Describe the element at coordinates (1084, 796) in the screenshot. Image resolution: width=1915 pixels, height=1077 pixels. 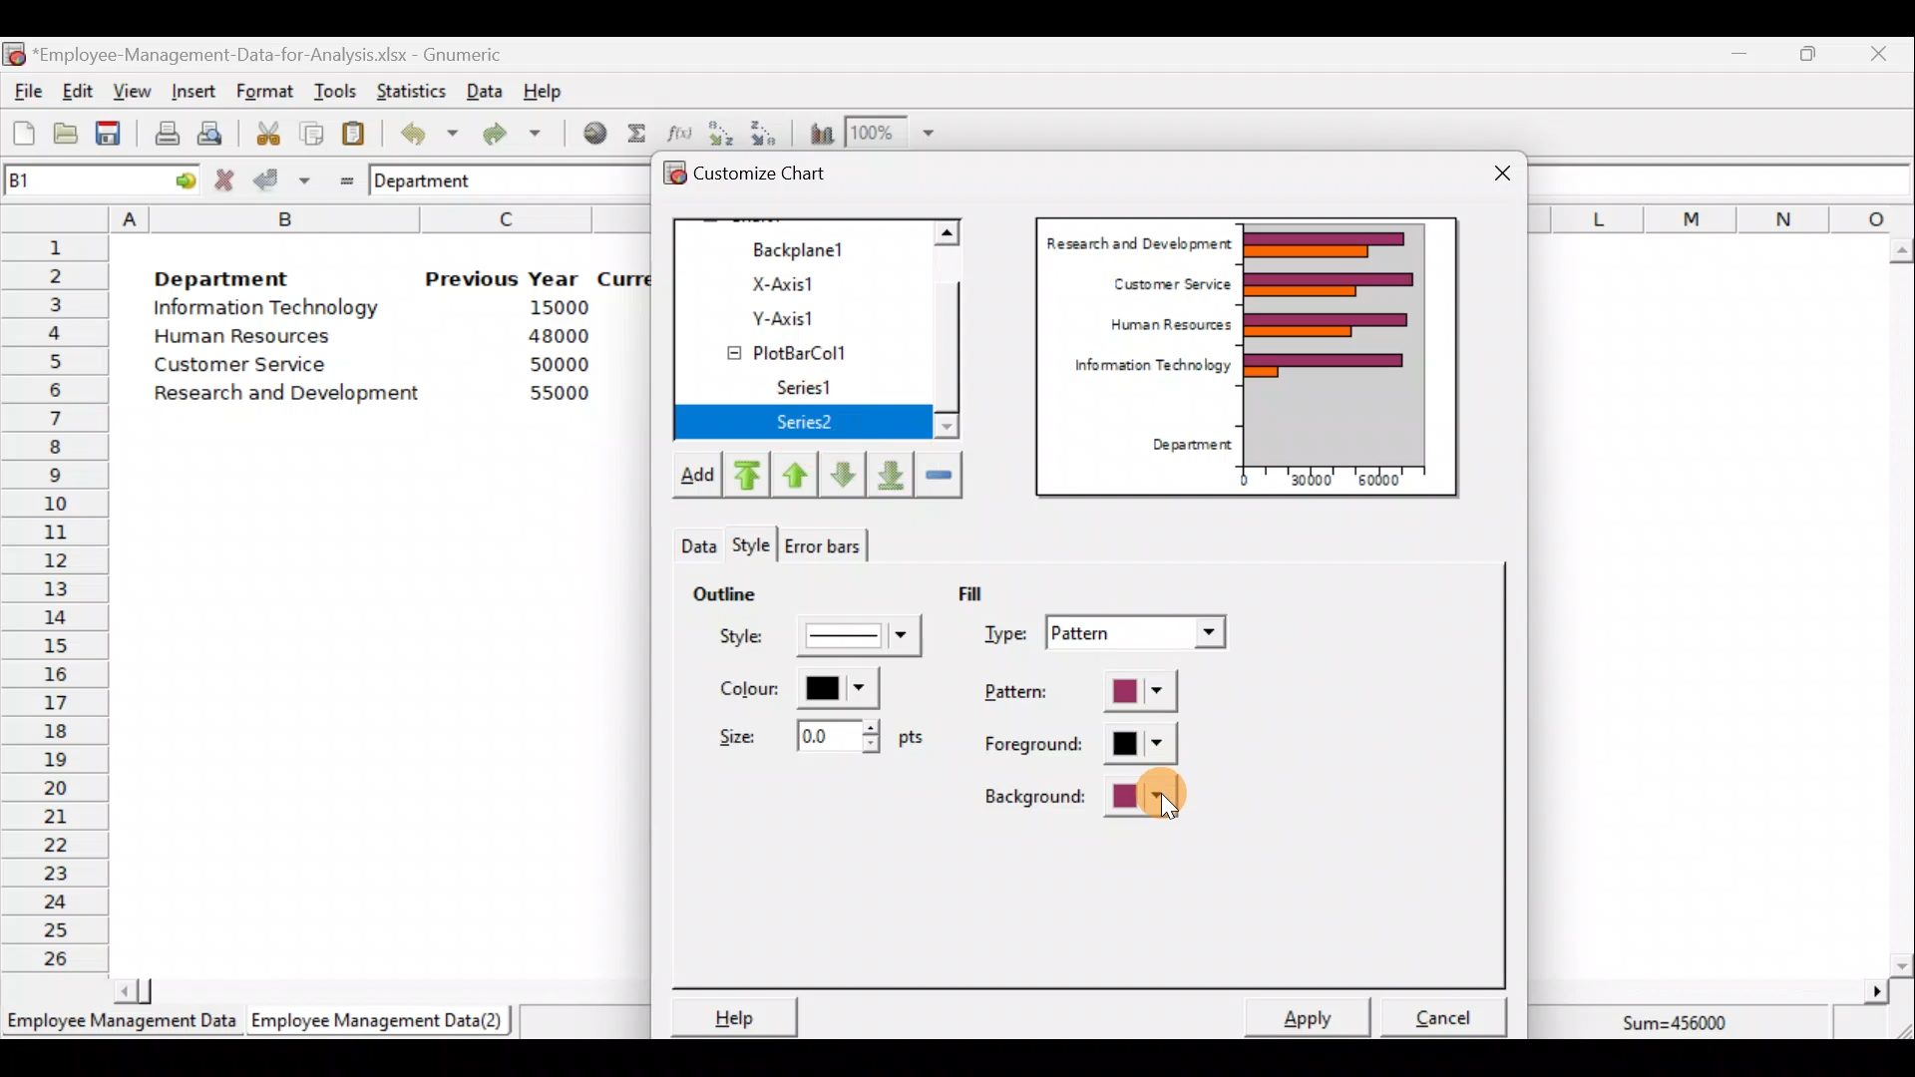
I see `Background` at that location.